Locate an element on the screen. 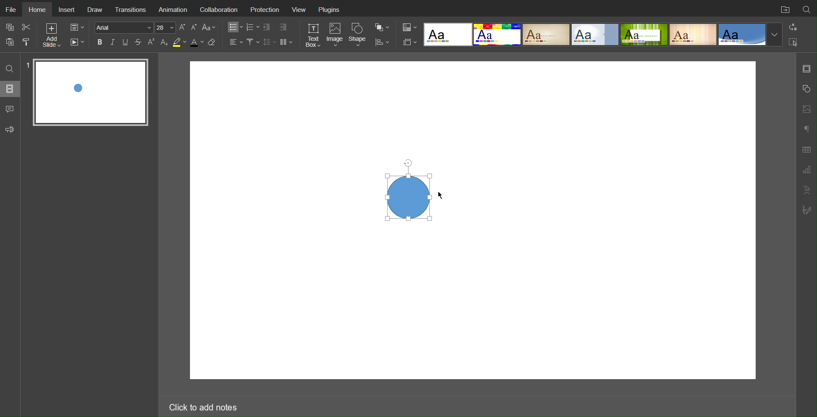  Cursor is located at coordinates (442, 196).